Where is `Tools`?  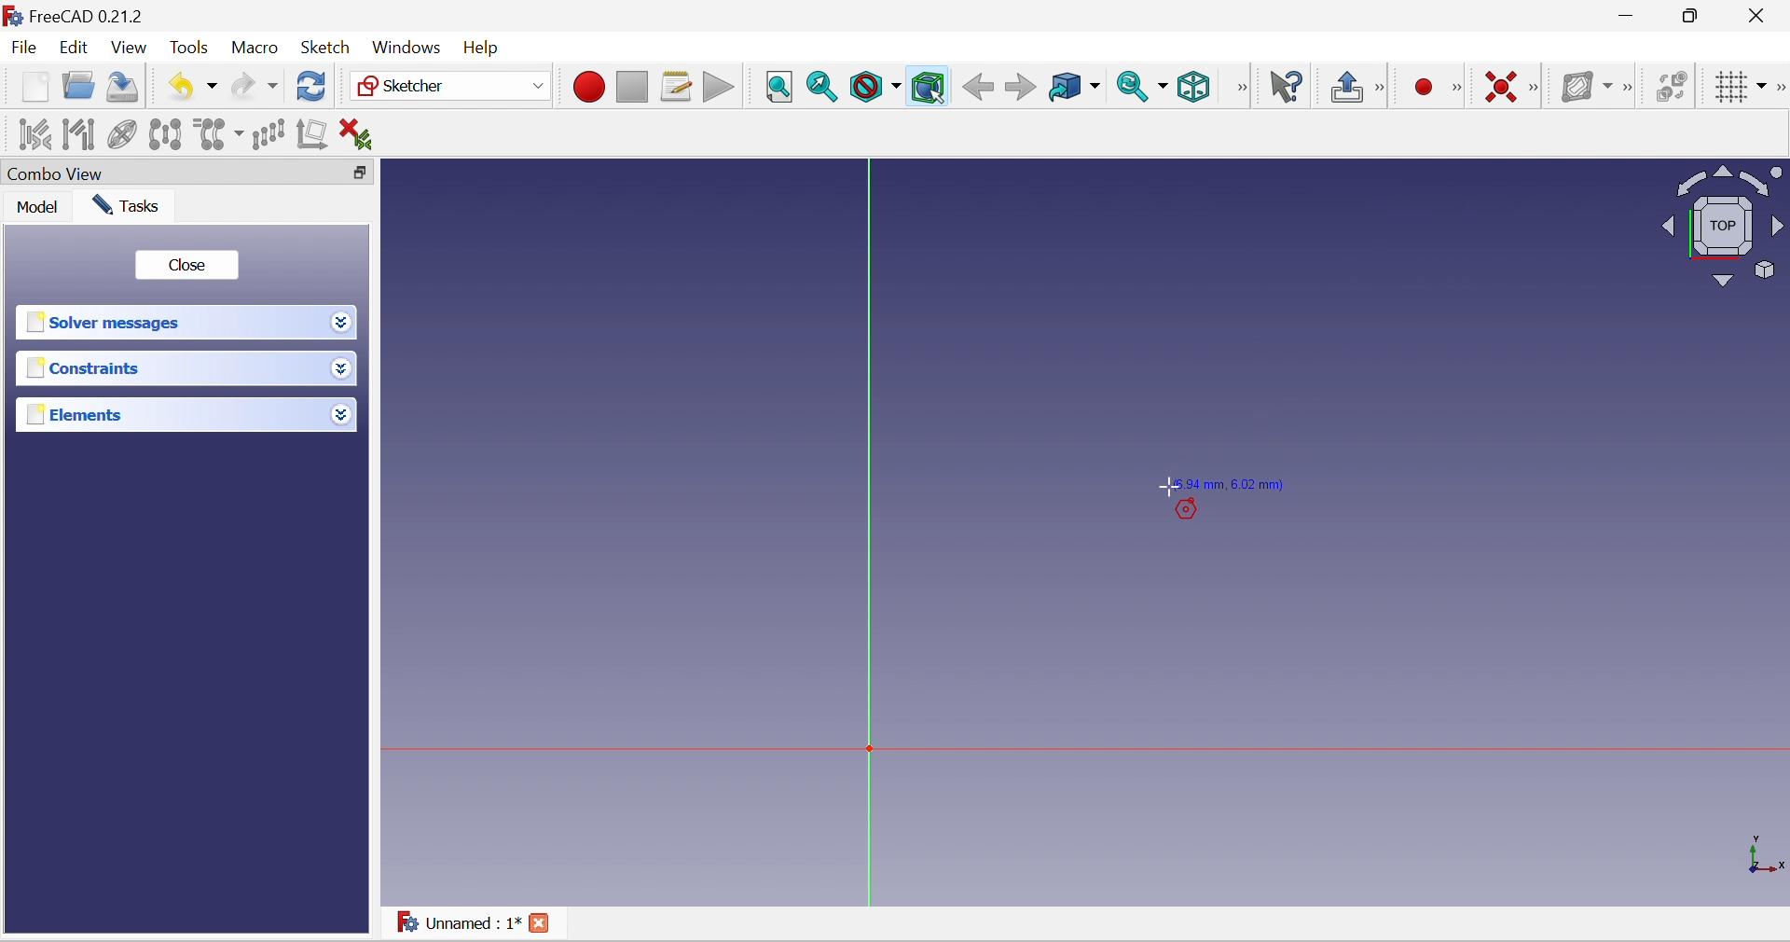
Tools is located at coordinates (187, 47).